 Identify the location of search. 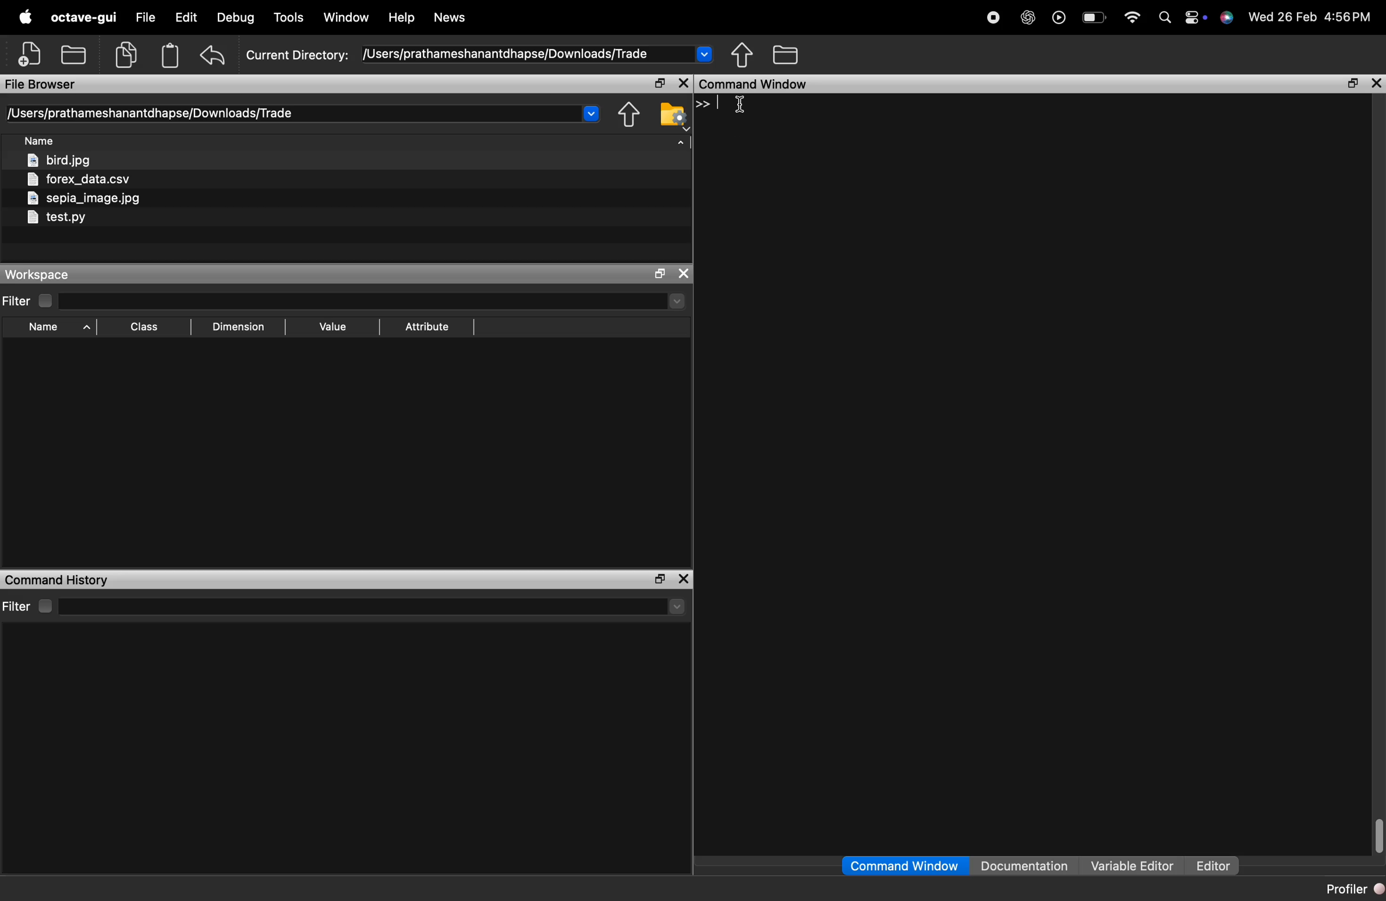
(1165, 19).